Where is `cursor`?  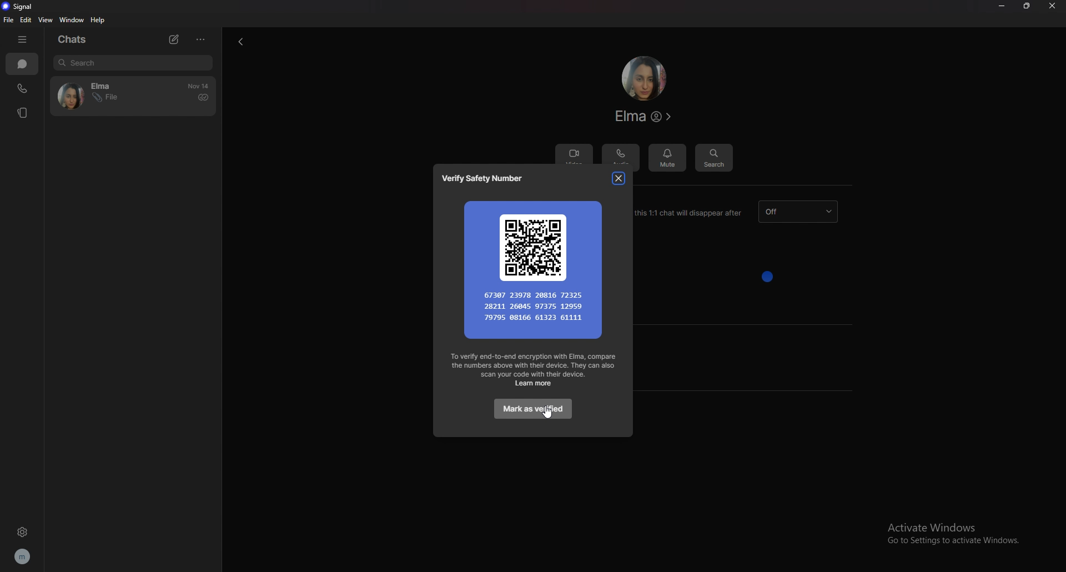 cursor is located at coordinates (549, 414).